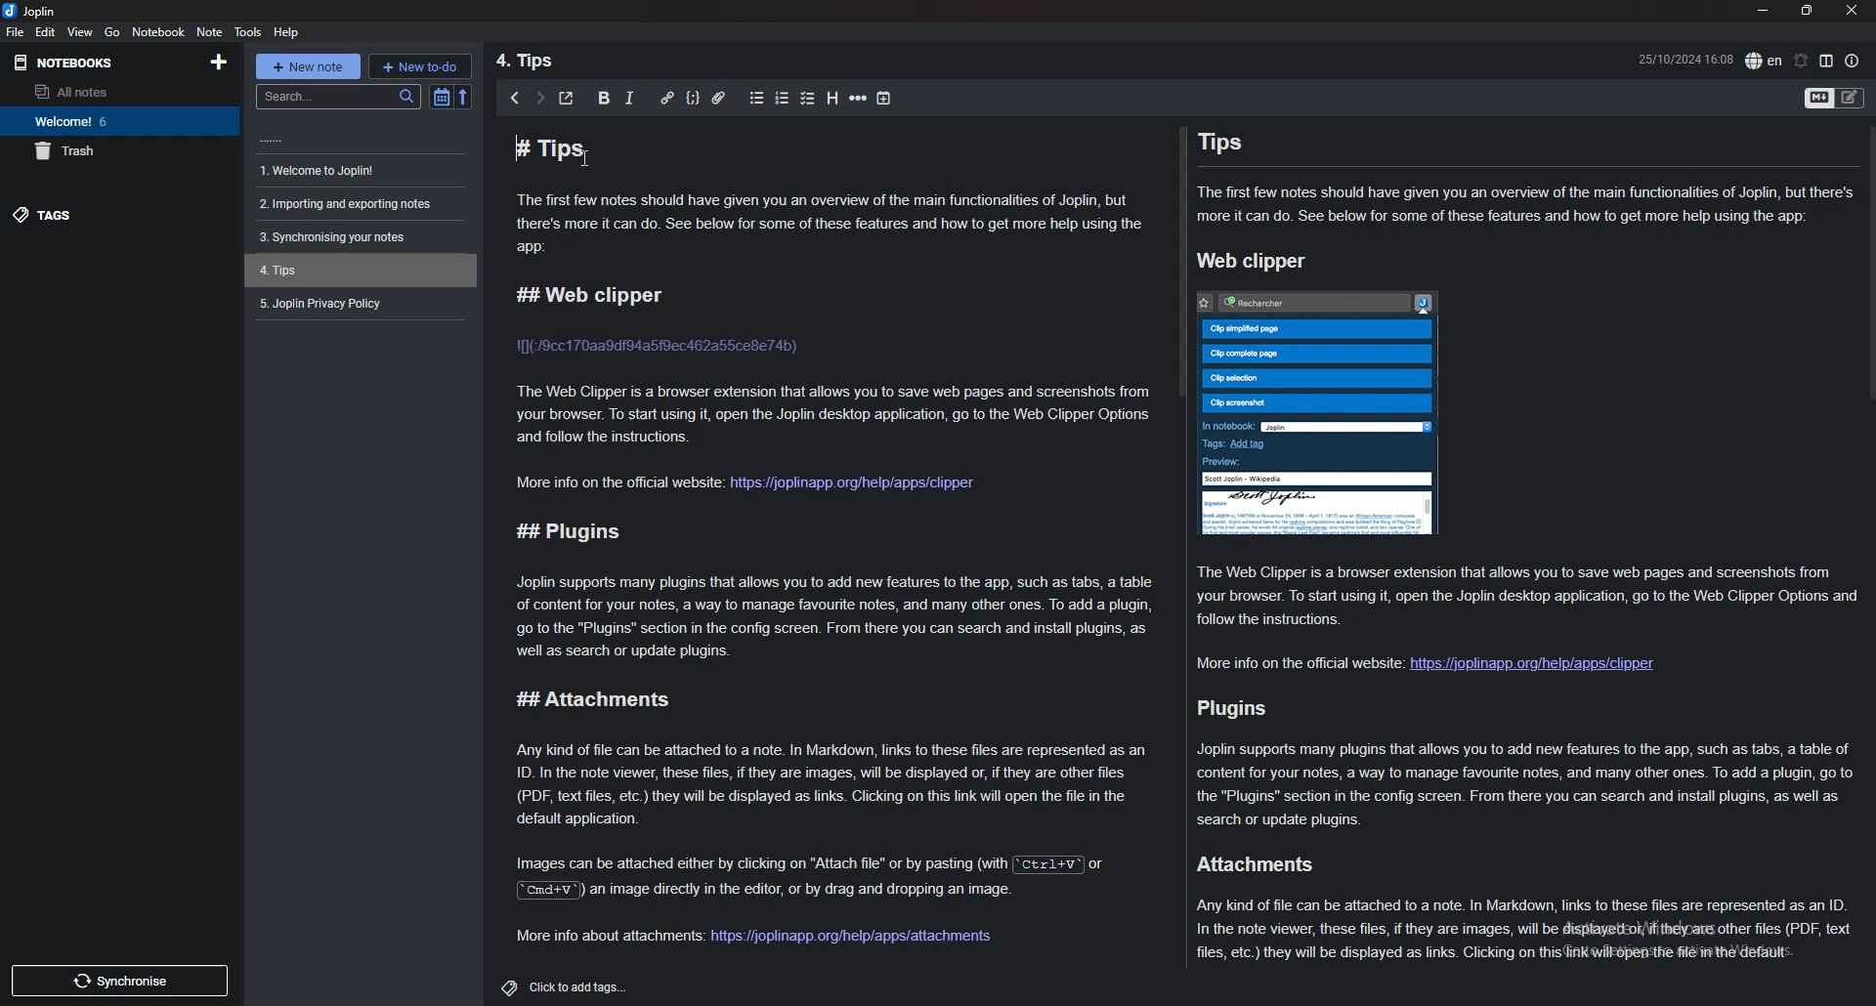 The image size is (1876, 1006). What do you see at coordinates (1764, 60) in the screenshot?
I see `spell check` at bounding box center [1764, 60].